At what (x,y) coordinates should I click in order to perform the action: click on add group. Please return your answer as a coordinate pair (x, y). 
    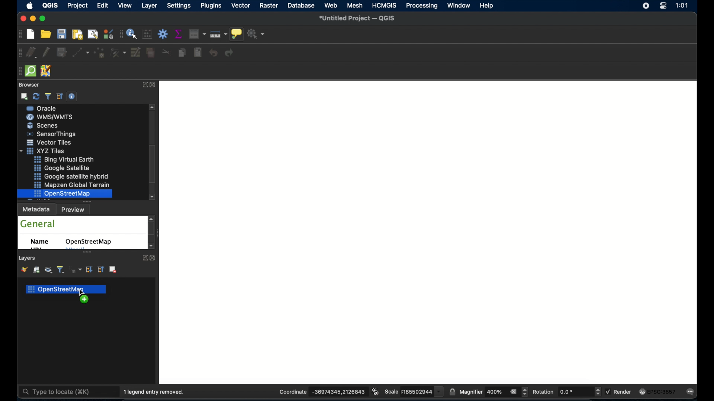
    Looking at the image, I should click on (35, 270).